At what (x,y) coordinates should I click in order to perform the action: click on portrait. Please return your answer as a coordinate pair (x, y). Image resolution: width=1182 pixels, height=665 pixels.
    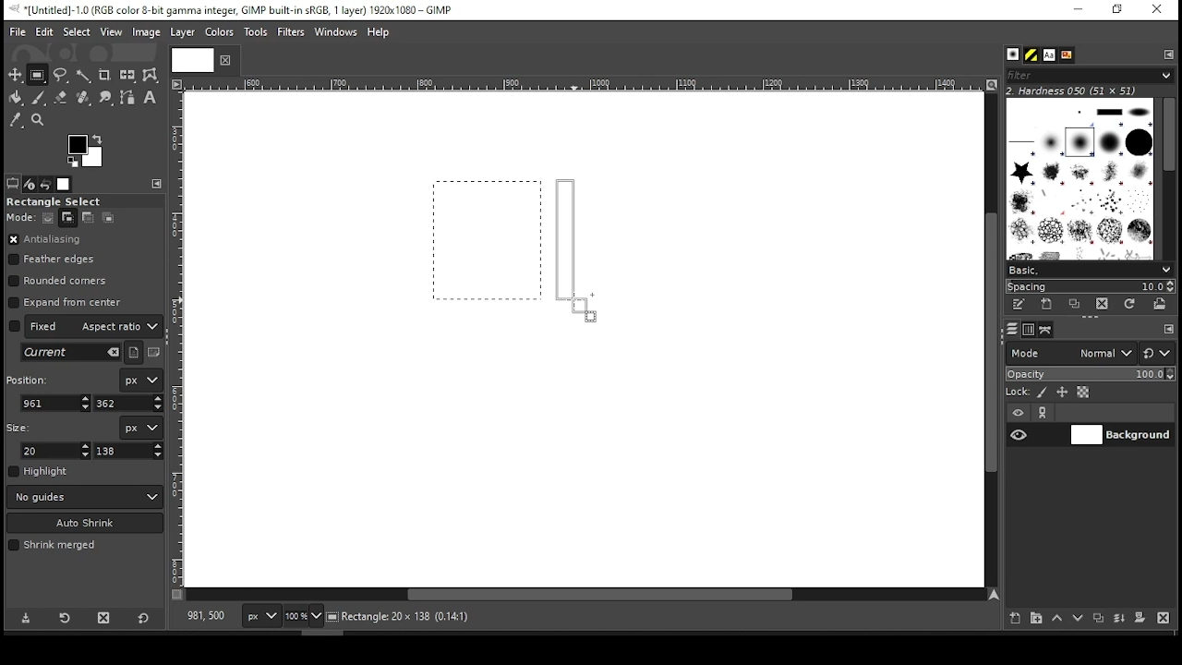
    Looking at the image, I should click on (135, 352).